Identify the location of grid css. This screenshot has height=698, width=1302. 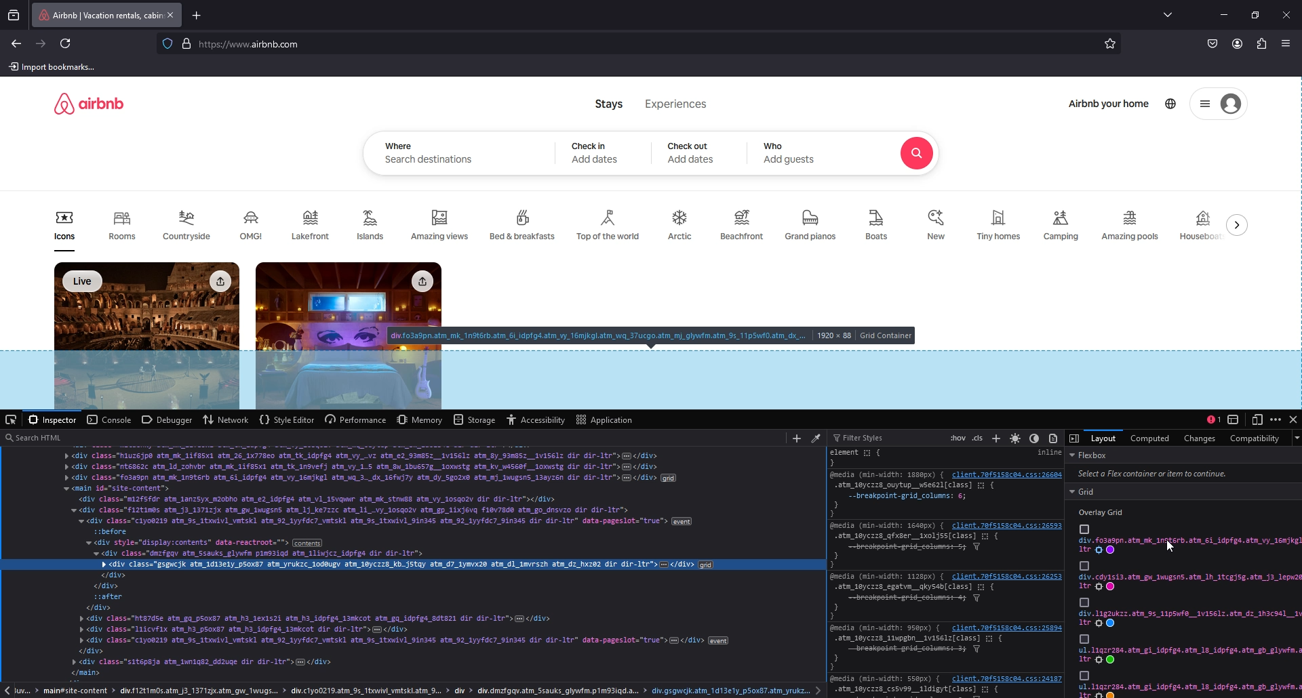
(1189, 582).